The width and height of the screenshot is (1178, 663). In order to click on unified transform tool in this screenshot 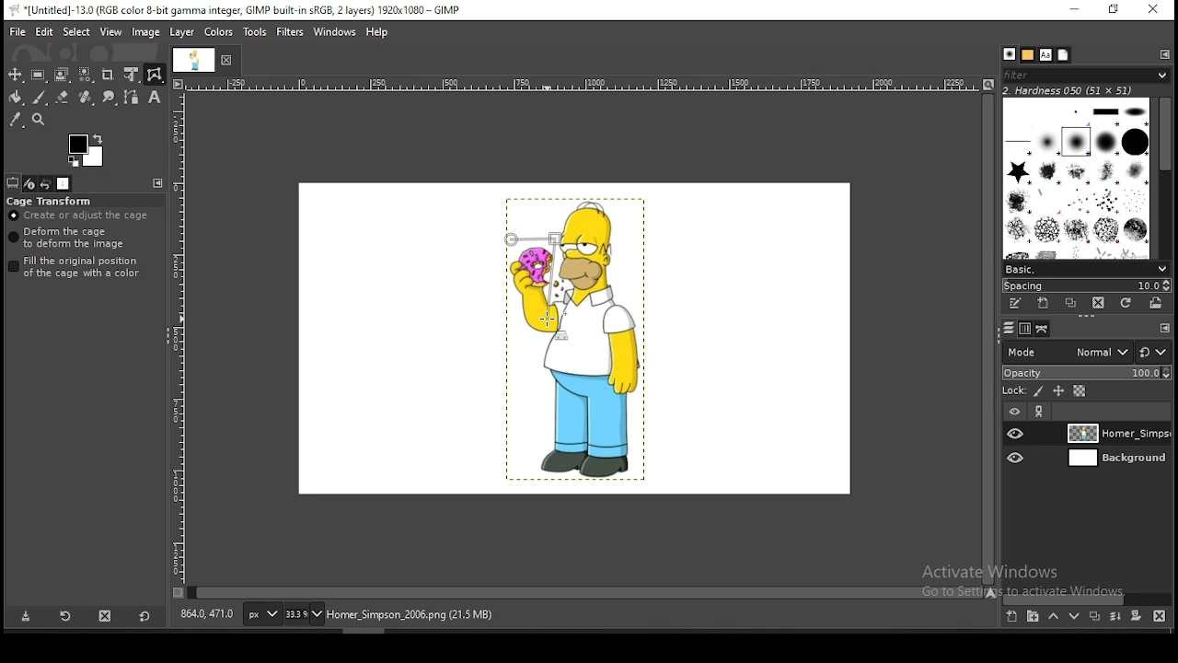, I will do `click(132, 75)`.